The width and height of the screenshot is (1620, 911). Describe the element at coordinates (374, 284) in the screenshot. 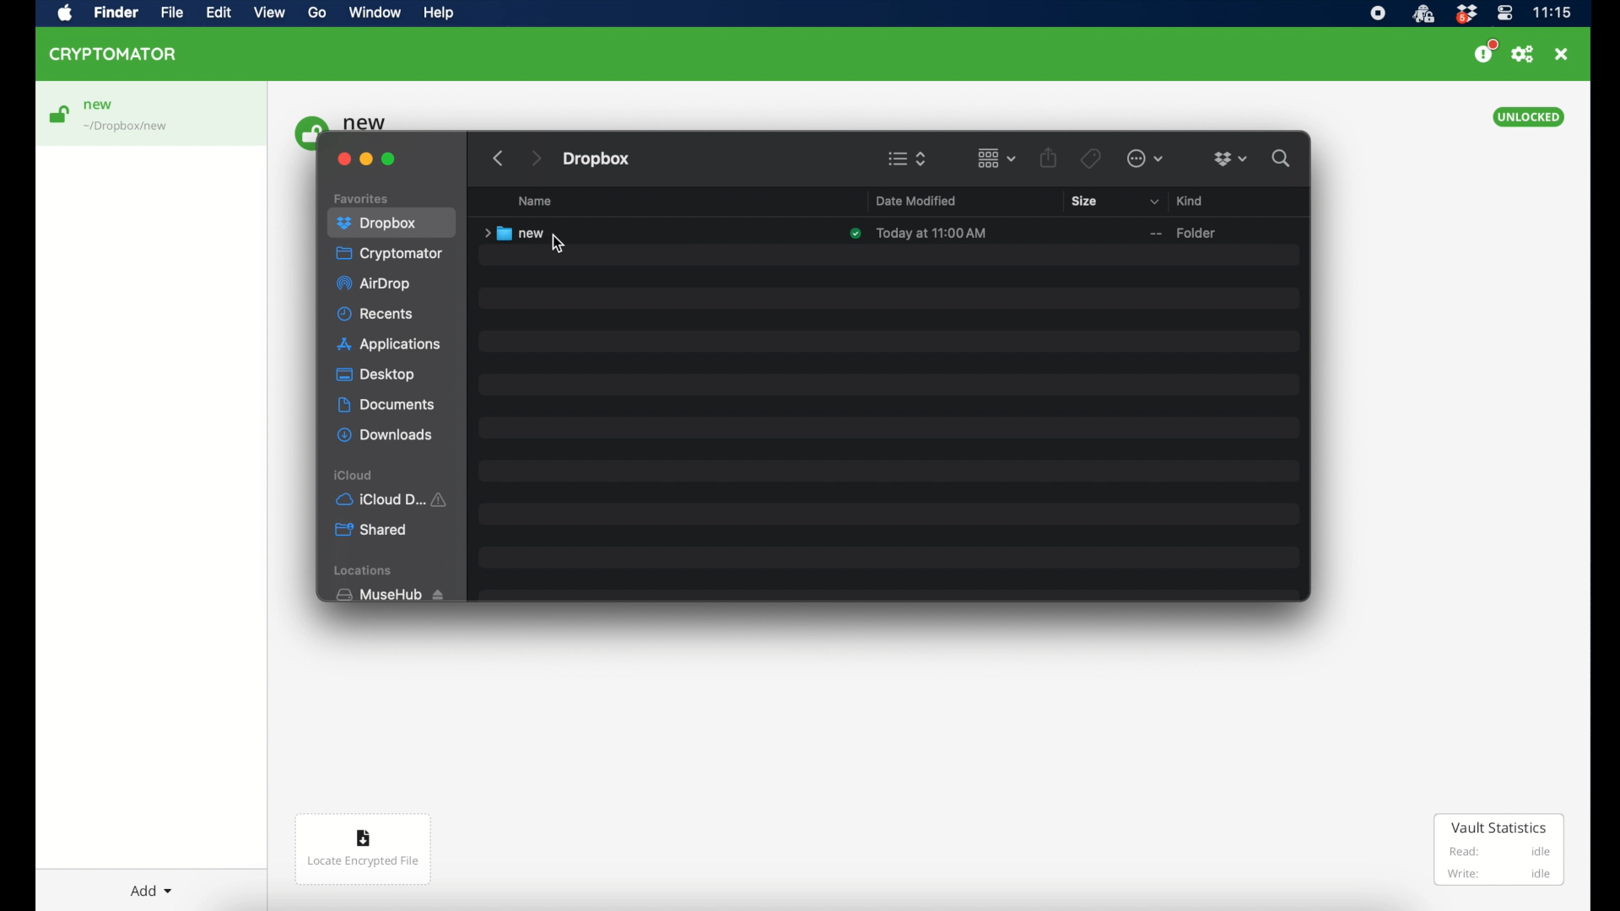

I see `airdrop` at that location.